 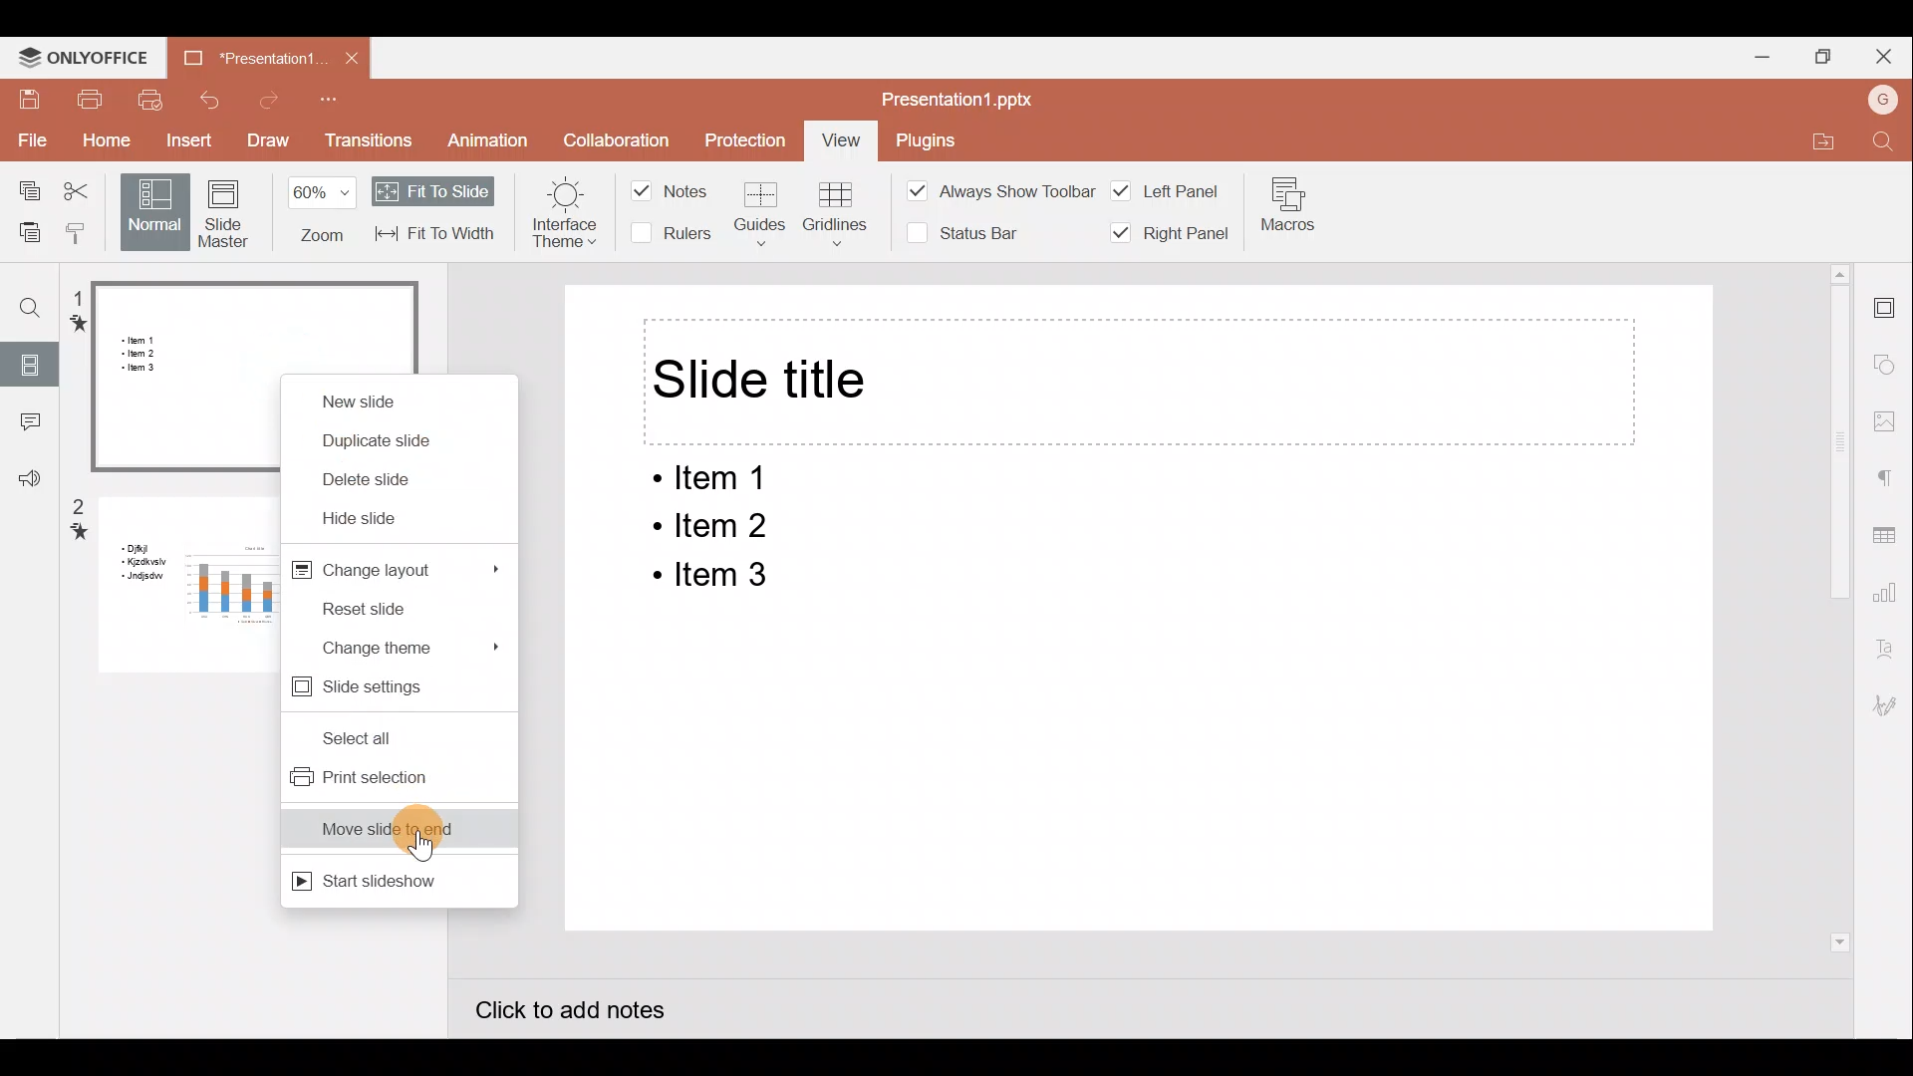 What do you see at coordinates (28, 428) in the screenshot?
I see `Comments` at bounding box center [28, 428].